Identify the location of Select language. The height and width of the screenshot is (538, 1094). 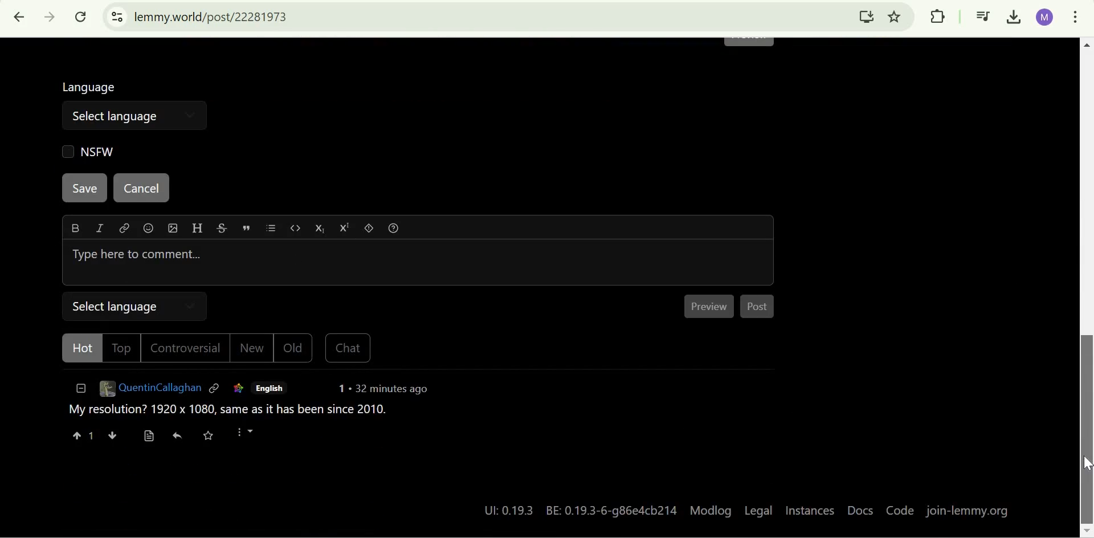
(138, 115).